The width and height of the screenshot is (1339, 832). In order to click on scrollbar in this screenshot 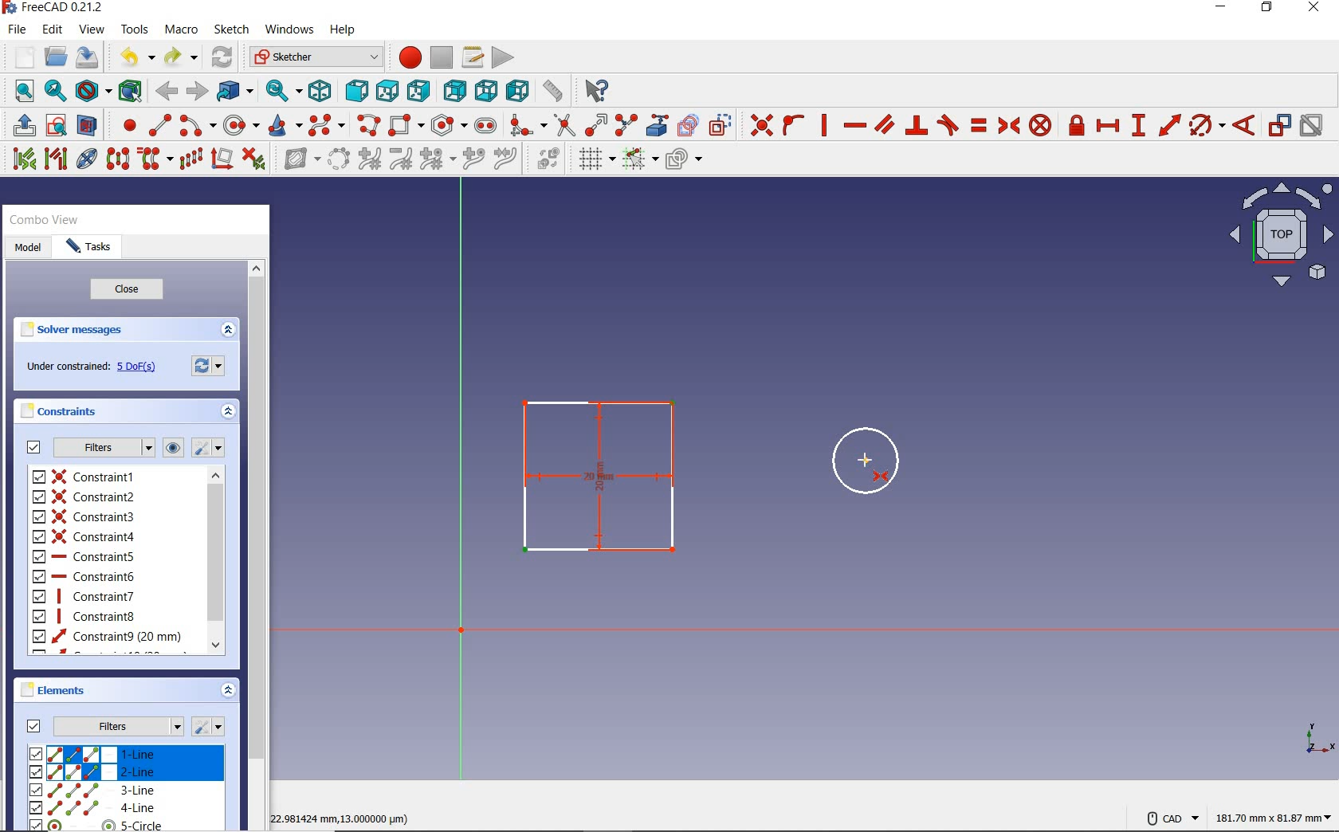, I will do `click(257, 522)`.